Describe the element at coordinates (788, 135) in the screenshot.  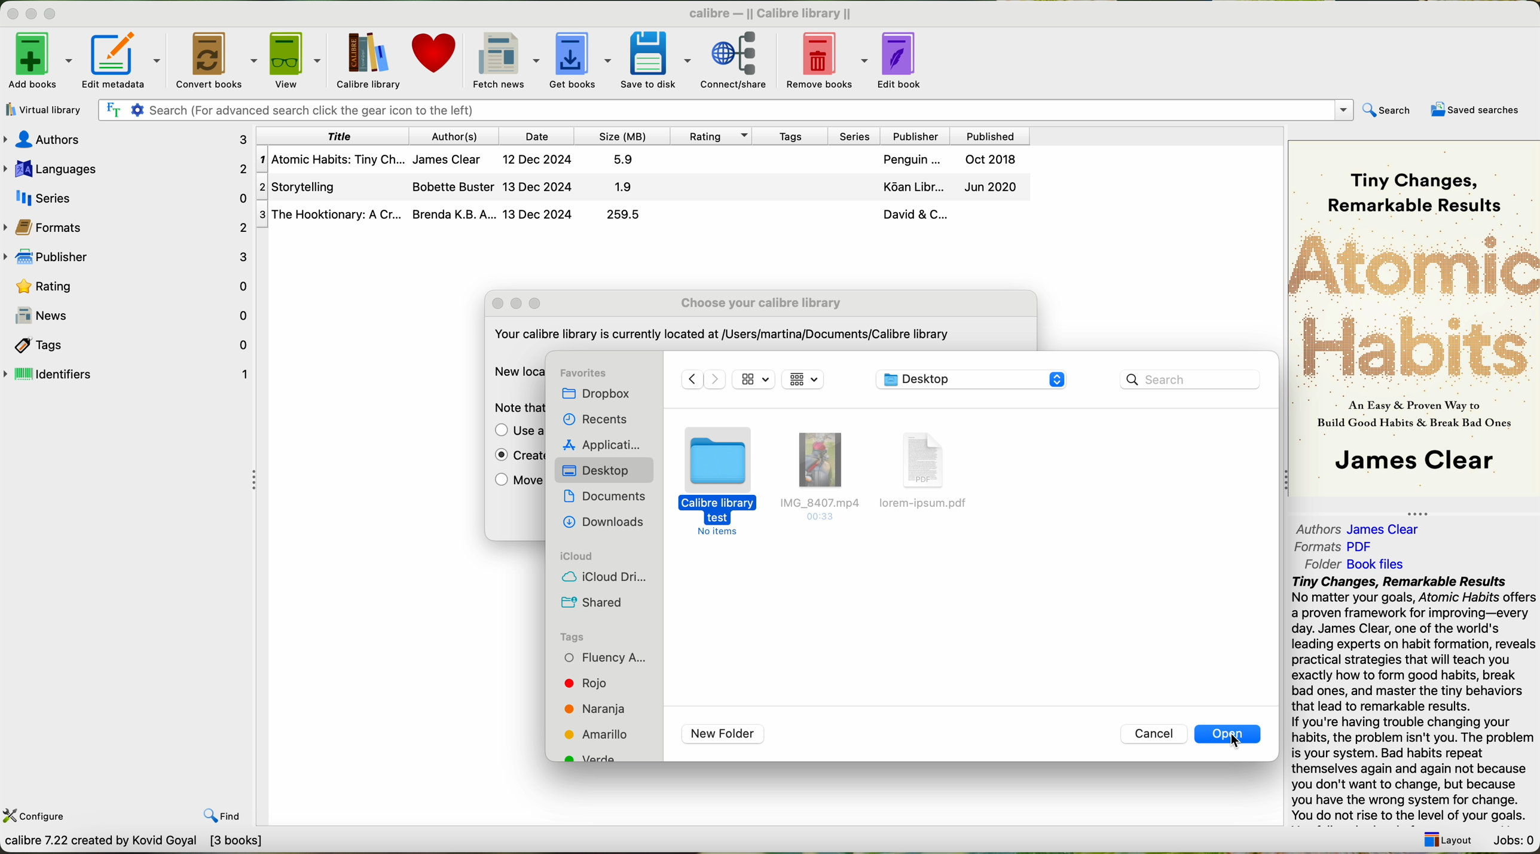
I see `tags` at that location.